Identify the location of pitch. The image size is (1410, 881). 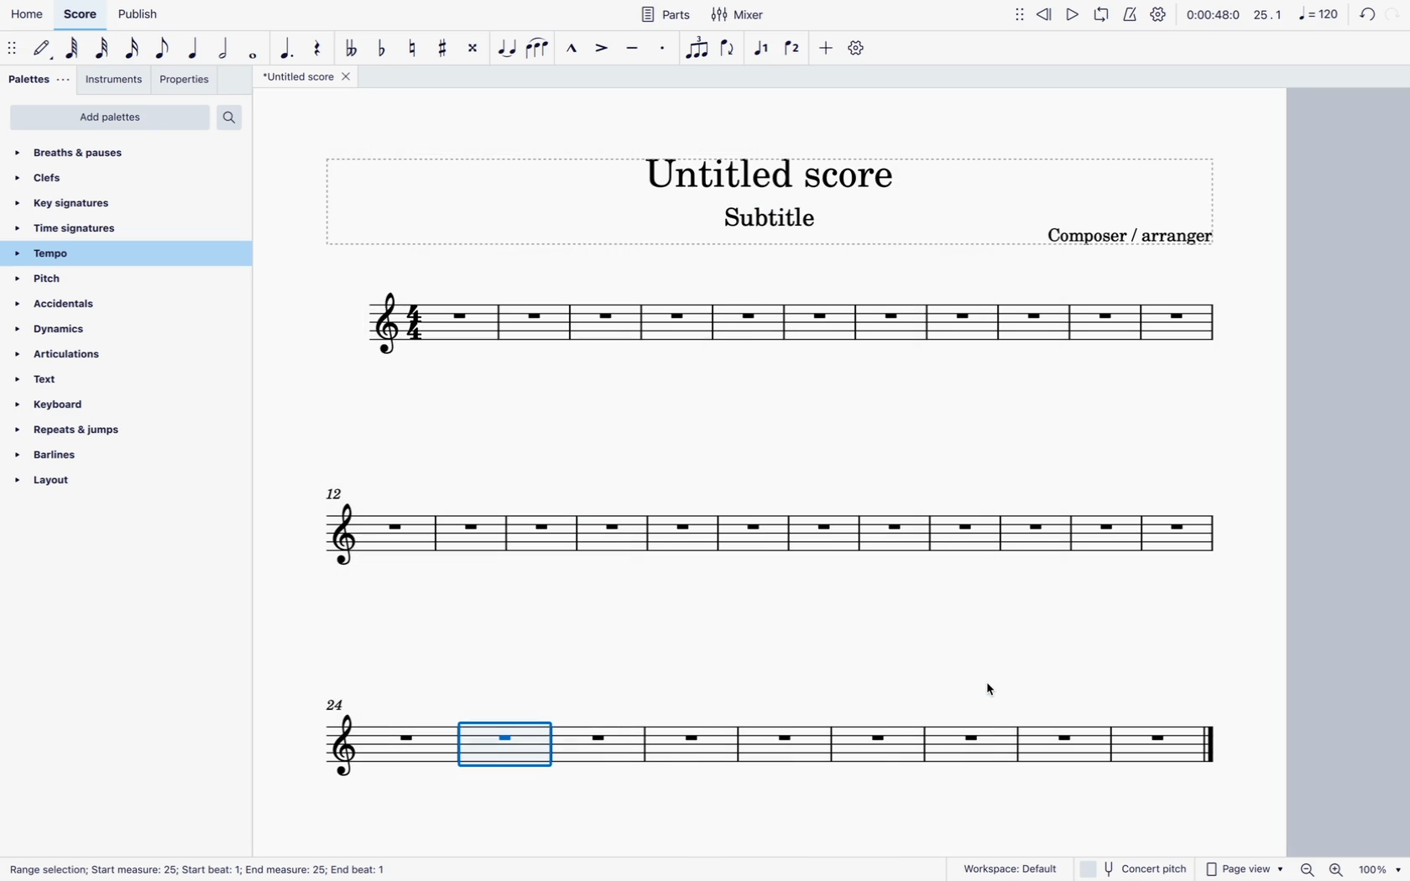
(66, 280).